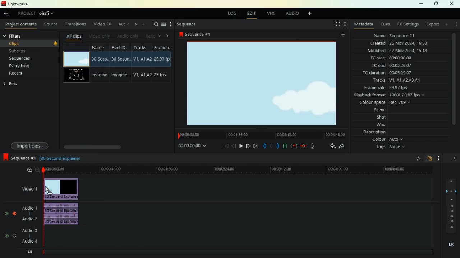 The image size is (460, 258). I want to click on subclips, so click(22, 51).